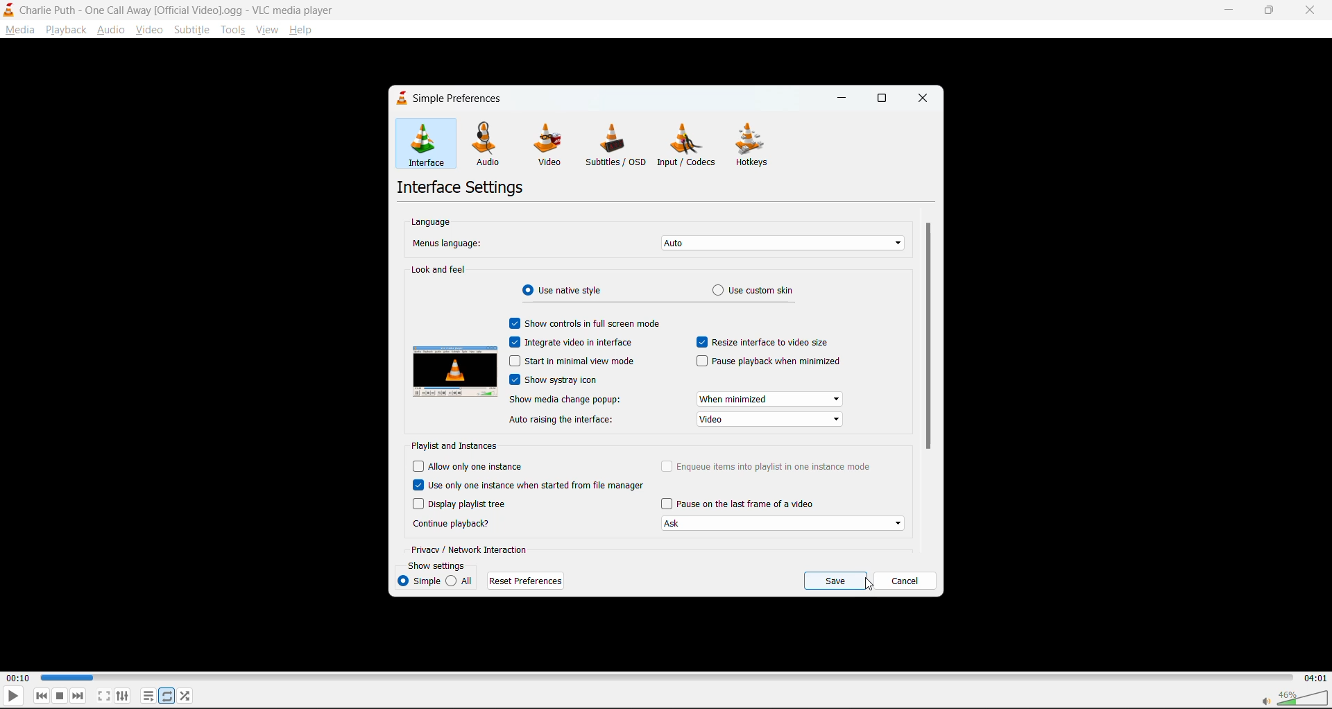  What do you see at coordinates (437, 564) in the screenshot?
I see `show settings` at bounding box center [437, 564].